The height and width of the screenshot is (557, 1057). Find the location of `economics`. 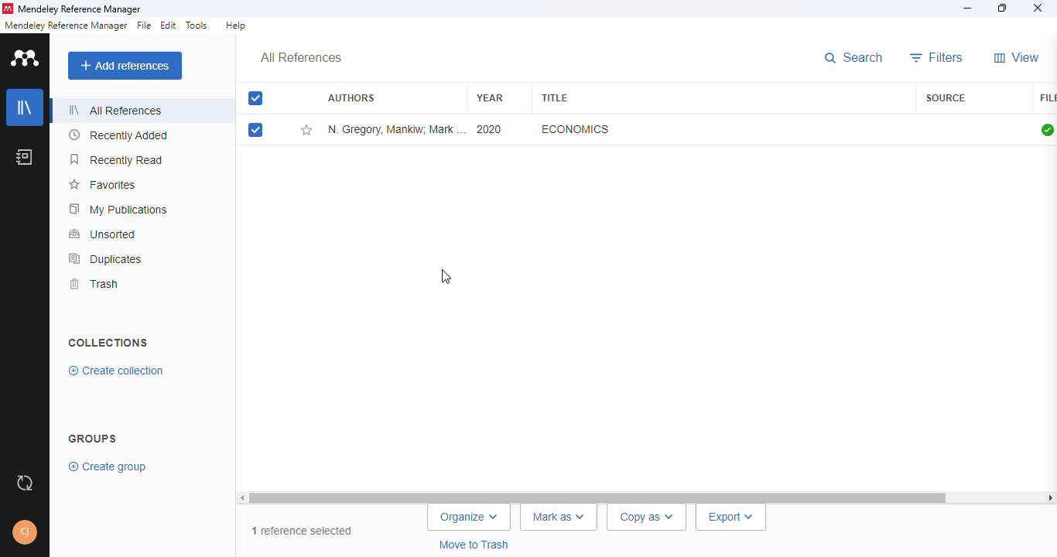

economics is located at coordinates (575, 129).